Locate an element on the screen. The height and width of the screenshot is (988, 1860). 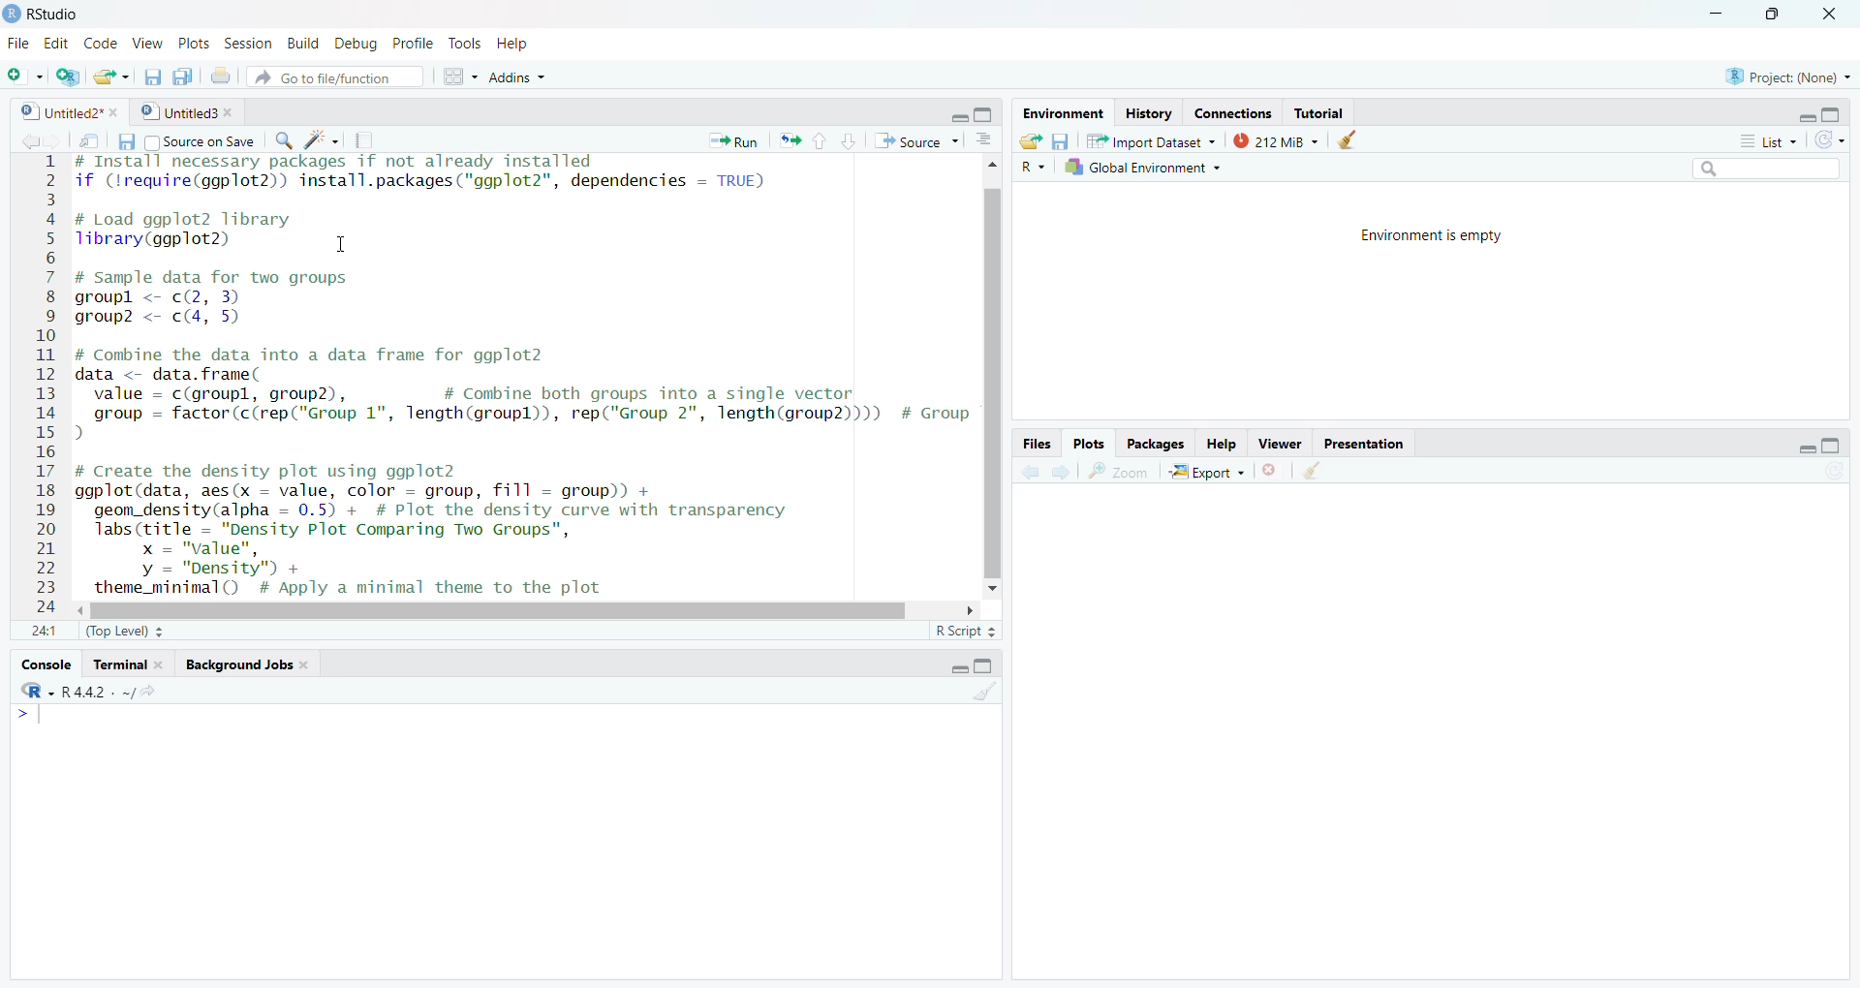
tools is located at coordinates (464, 45).